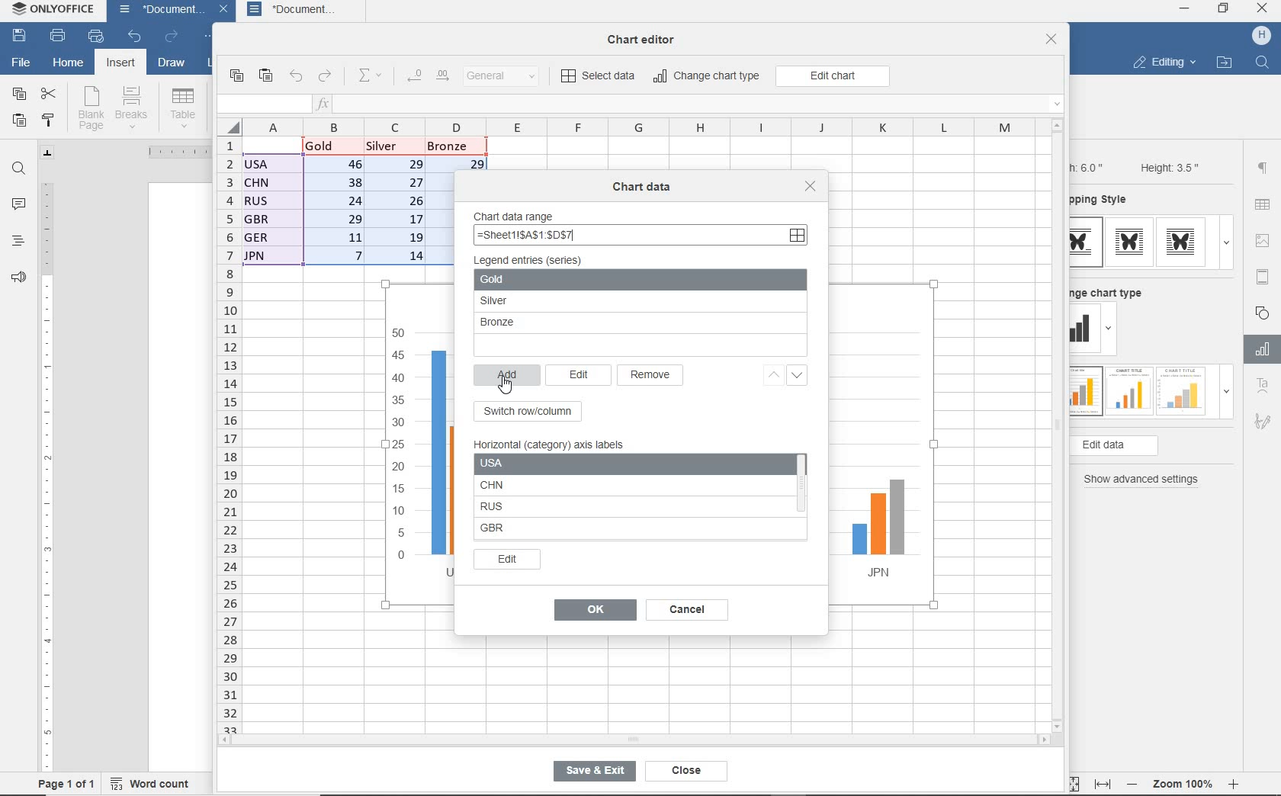 Image resolution: width=1281 pixels, height=796 pixels. What do you see at coordinates (1095, 169) in the screenshot?
I see `Width: 6.0"` at bounding box center [1095, 169].